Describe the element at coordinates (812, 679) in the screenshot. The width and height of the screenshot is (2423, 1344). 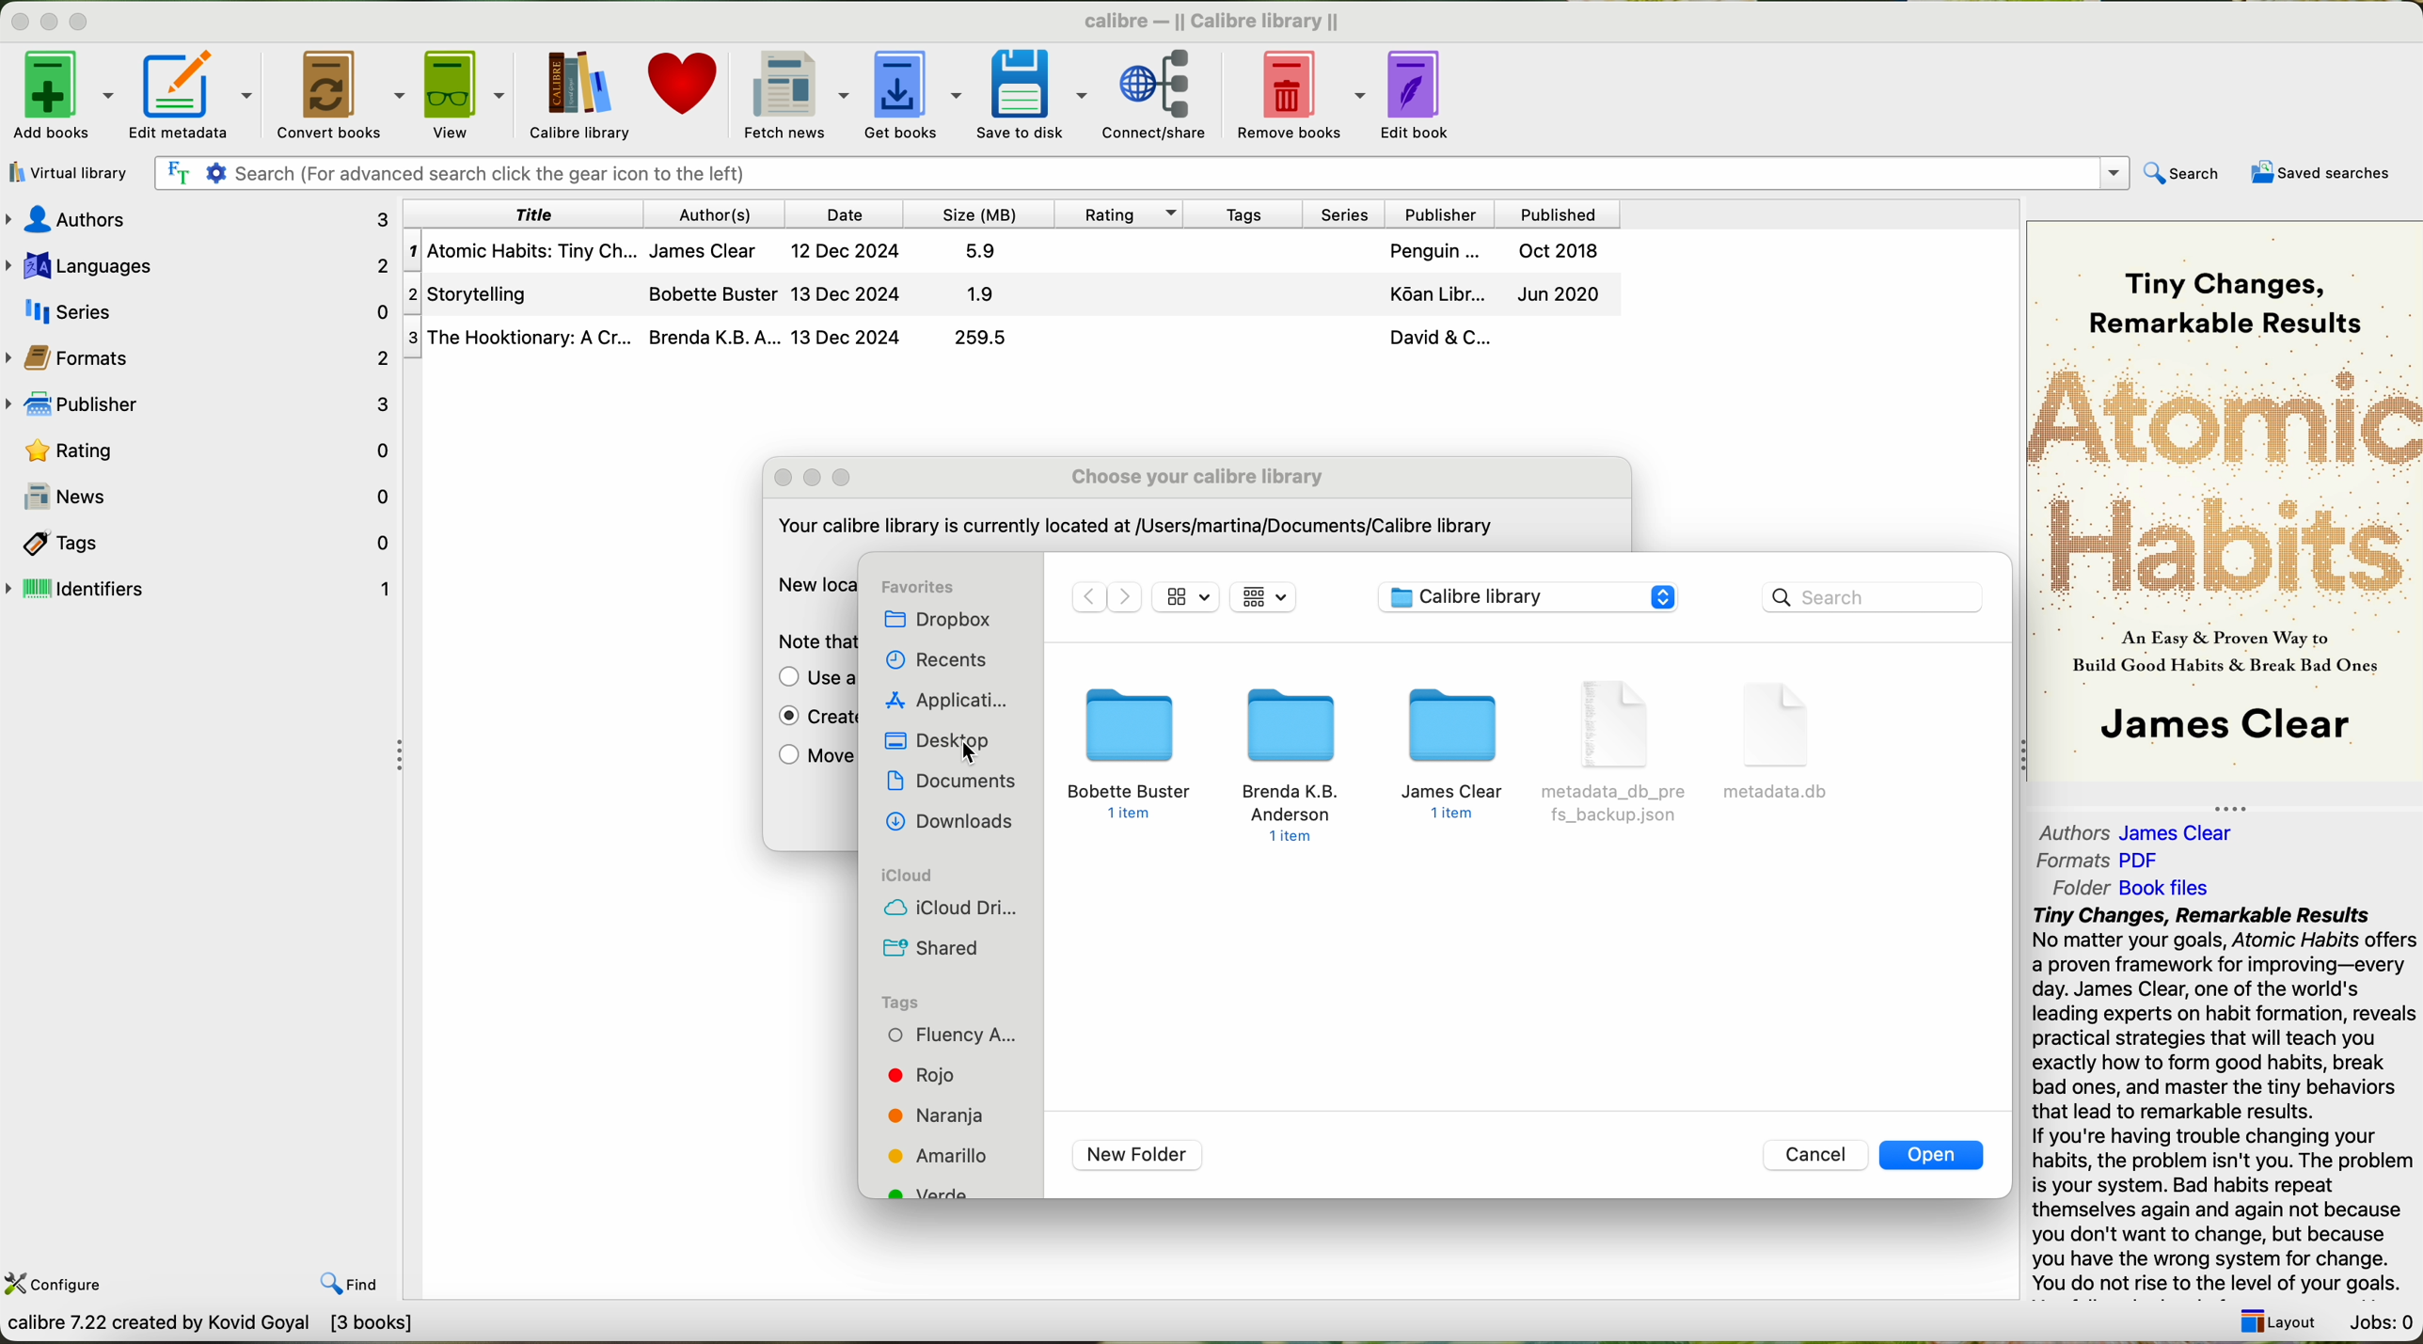
I see `move` at that location.